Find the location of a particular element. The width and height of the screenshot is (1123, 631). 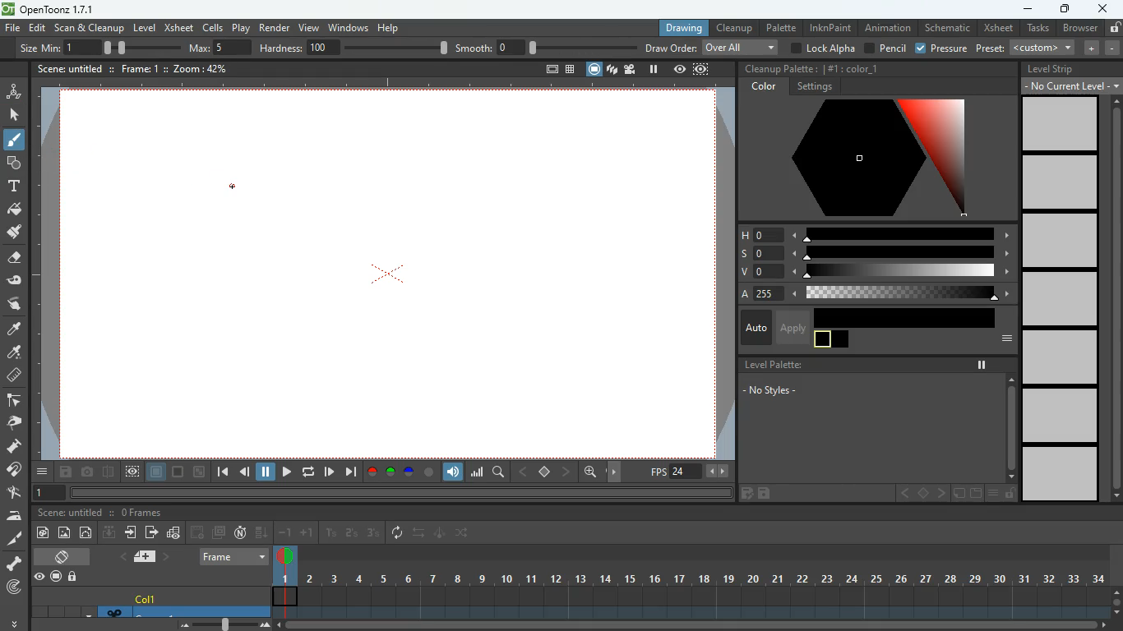

end is located at coordinates (350, 472).